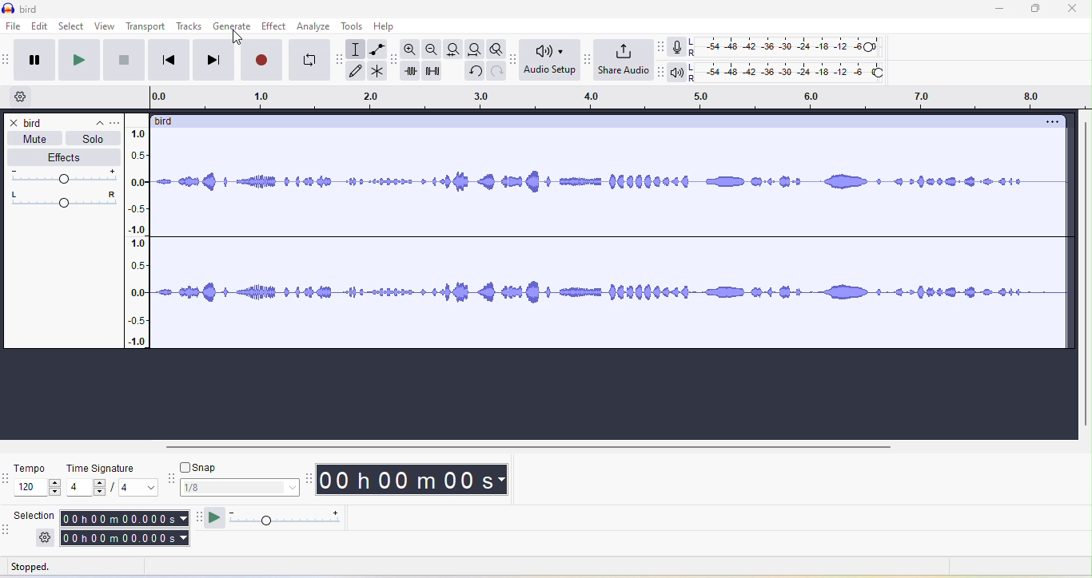 The height and width of the screenshot is (578, 1092). I want to click on file , so click(14, 26).